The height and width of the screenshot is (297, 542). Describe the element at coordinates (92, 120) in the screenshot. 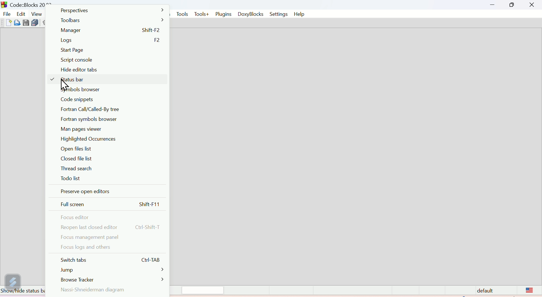

I see `Fortran symols browser` at that location.